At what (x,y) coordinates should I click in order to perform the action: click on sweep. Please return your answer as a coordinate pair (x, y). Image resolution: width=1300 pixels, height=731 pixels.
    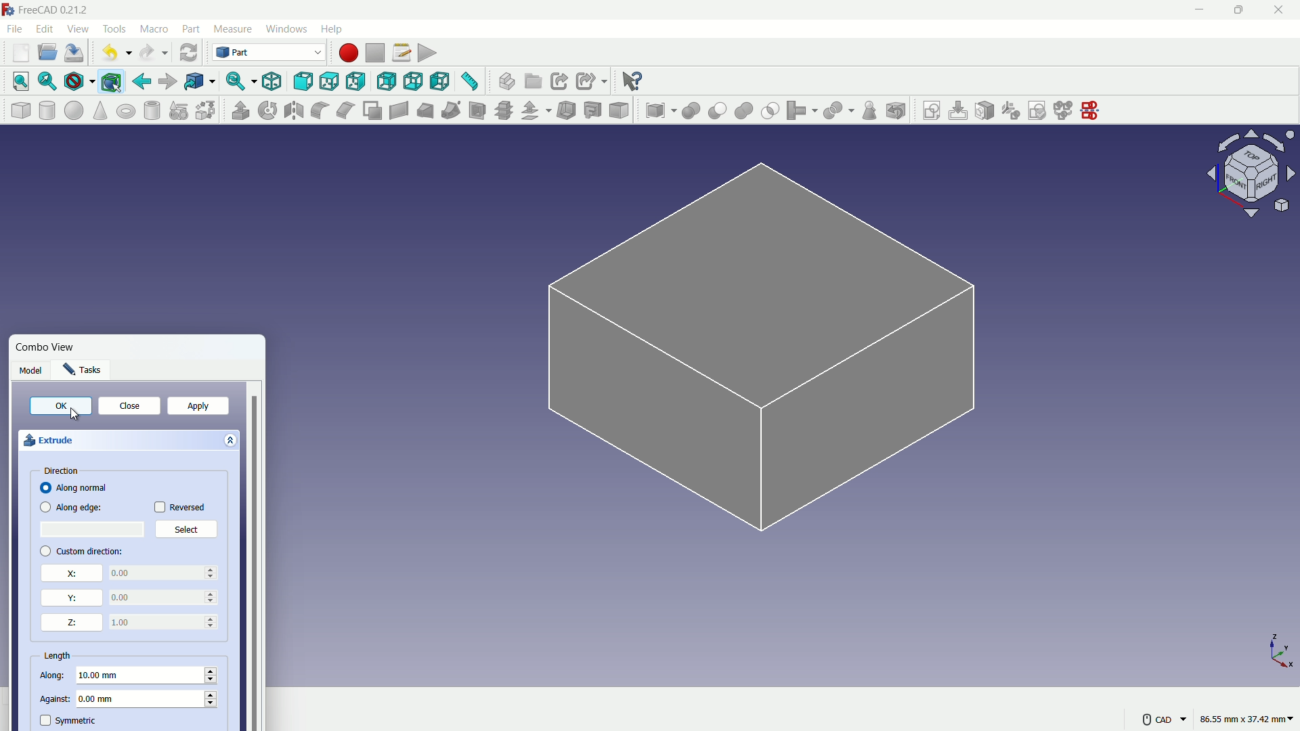
    Looking at the image, I should click on (451, 112).